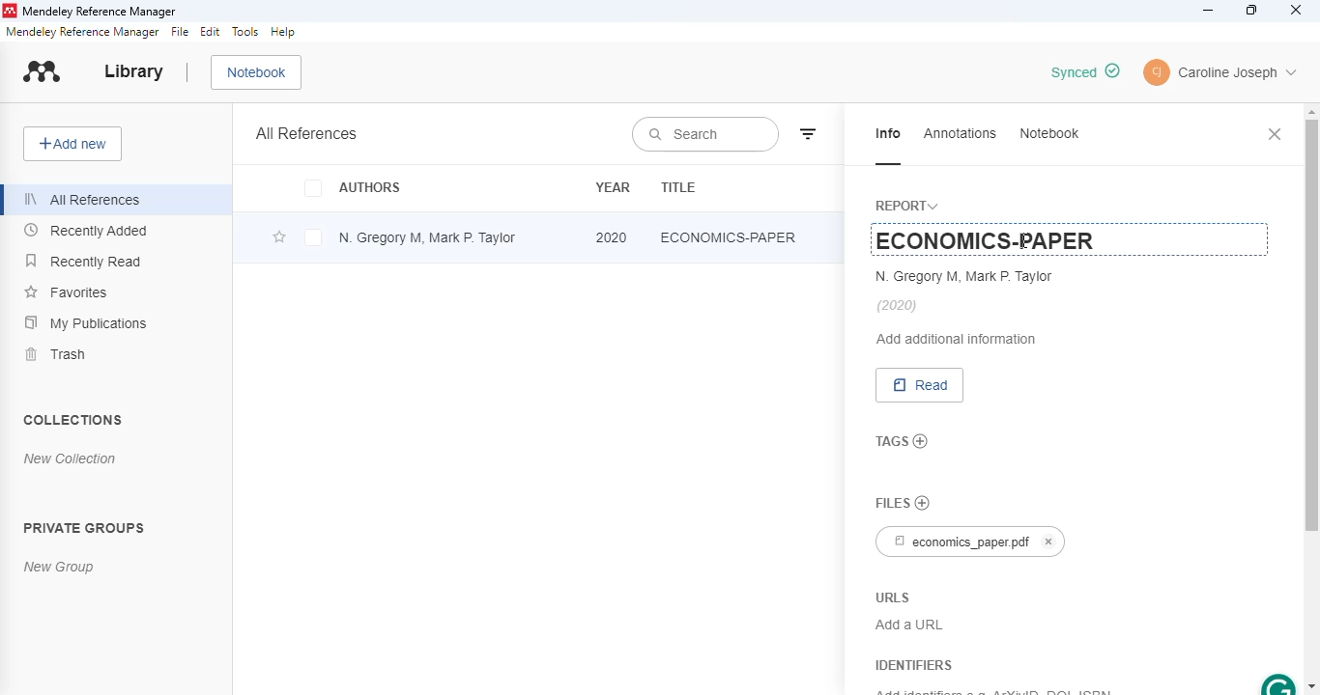  What do you see at coordinates (83, 200) in the screenshot?
I see `all references` at bounding box center [83, 200].